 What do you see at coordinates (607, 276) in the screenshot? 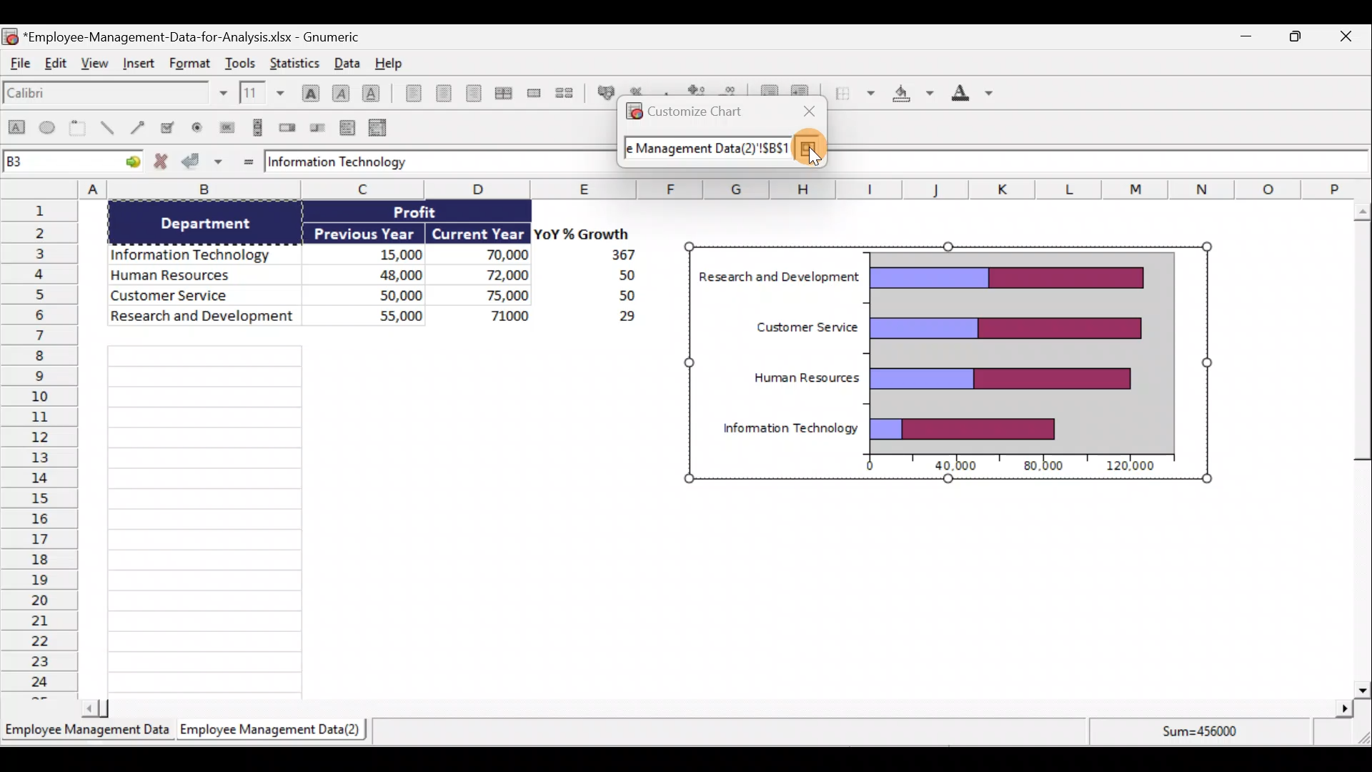
I see `50` at bounding box center [607, 276].